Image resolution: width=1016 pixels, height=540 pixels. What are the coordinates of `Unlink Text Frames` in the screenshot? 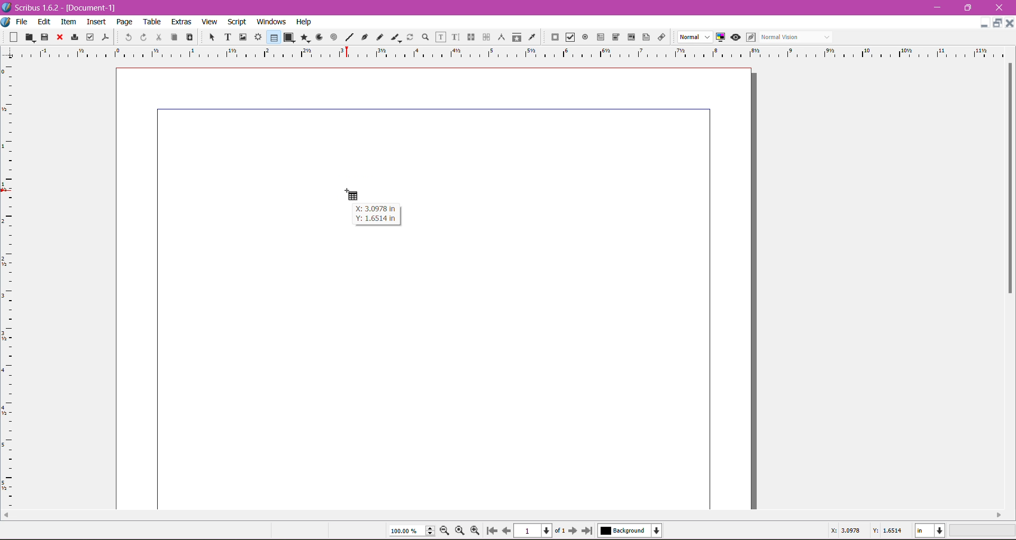 It's located at (485, 38).